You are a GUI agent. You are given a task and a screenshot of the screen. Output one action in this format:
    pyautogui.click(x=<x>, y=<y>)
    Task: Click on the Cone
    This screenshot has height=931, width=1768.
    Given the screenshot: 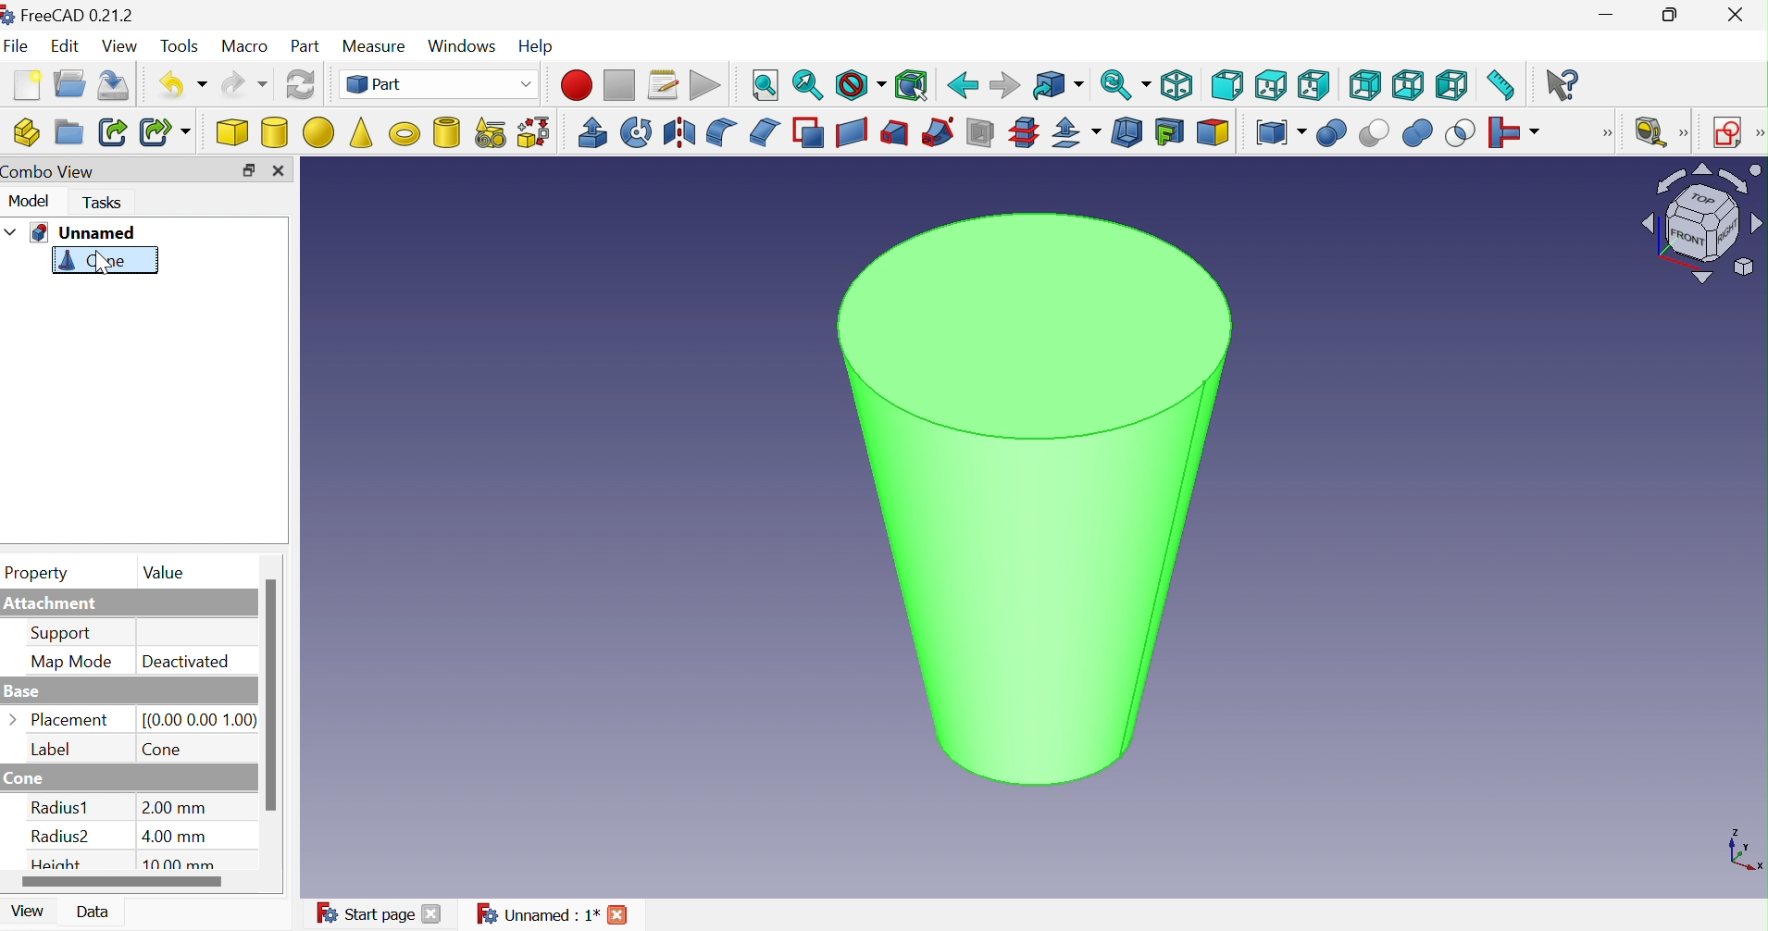 What is the action you would take?
    pyautogui.click(x=164, y=751)
    